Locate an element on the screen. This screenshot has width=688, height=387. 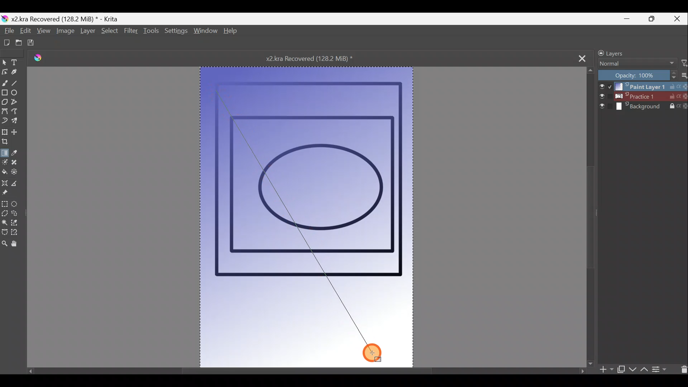
Freehand path tool is located at coordinates (17, 113).